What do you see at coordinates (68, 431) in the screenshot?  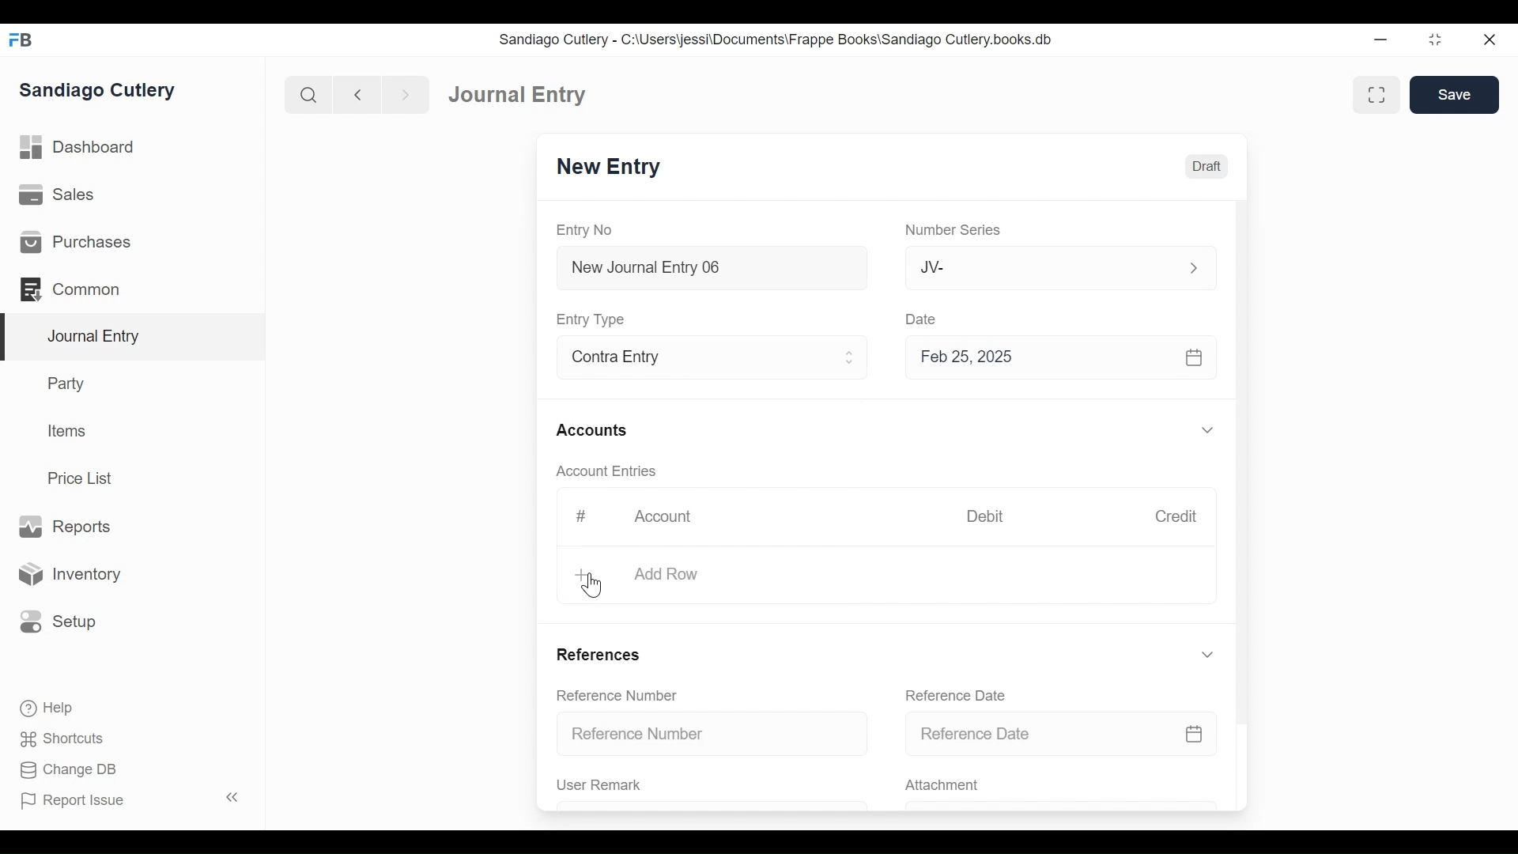 I see `Items` at bounding box center [68, 431].